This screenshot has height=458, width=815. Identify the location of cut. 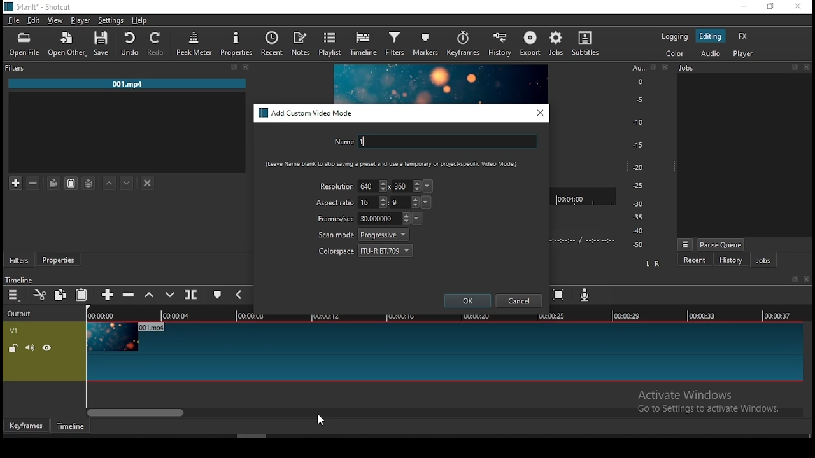
(40, 295).